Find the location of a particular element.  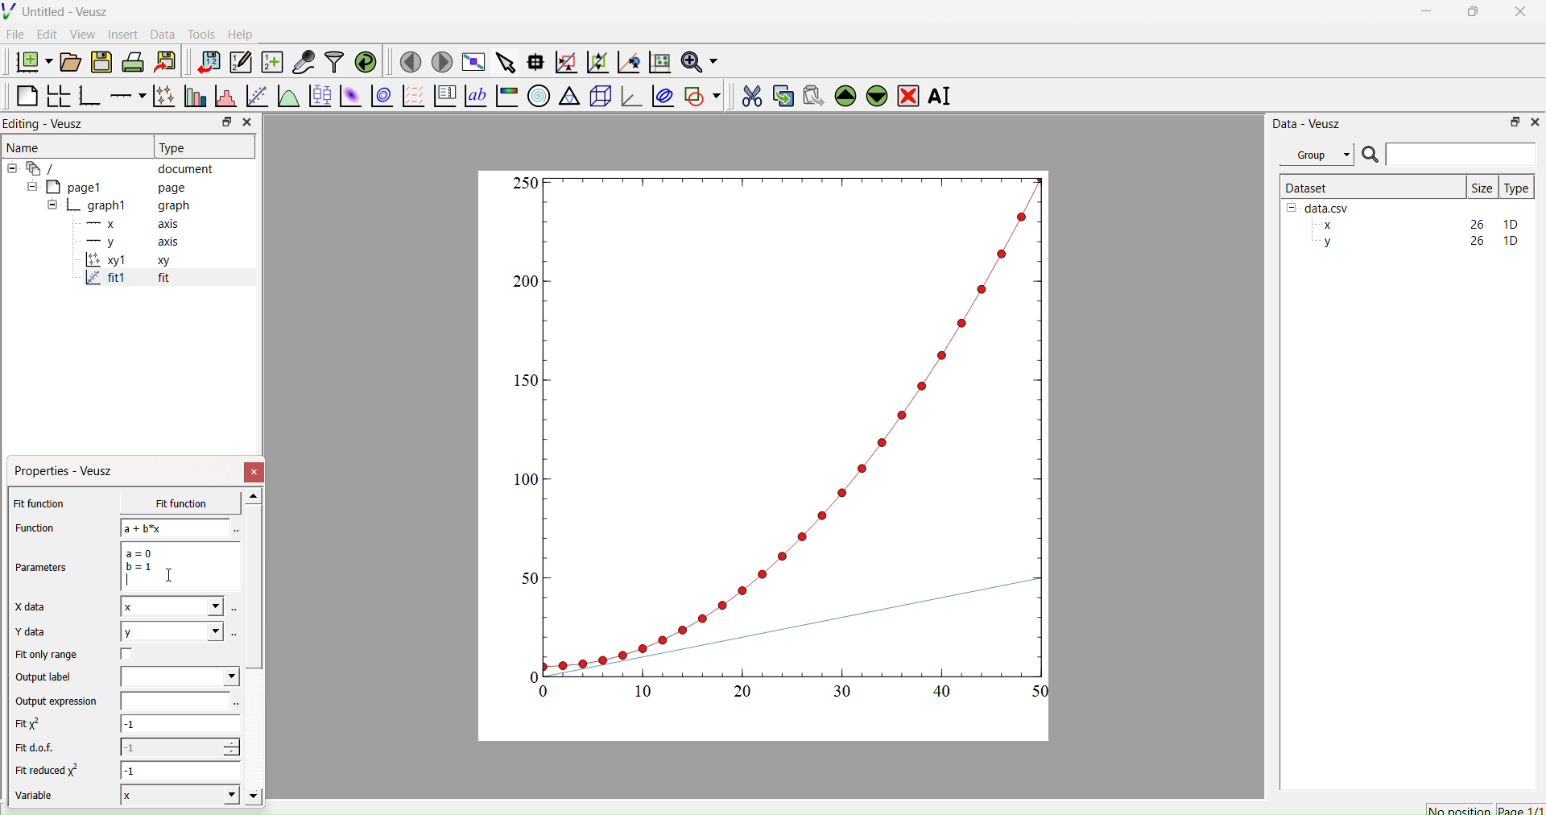

Plot Vector Field is located at coordinates (413, 97).